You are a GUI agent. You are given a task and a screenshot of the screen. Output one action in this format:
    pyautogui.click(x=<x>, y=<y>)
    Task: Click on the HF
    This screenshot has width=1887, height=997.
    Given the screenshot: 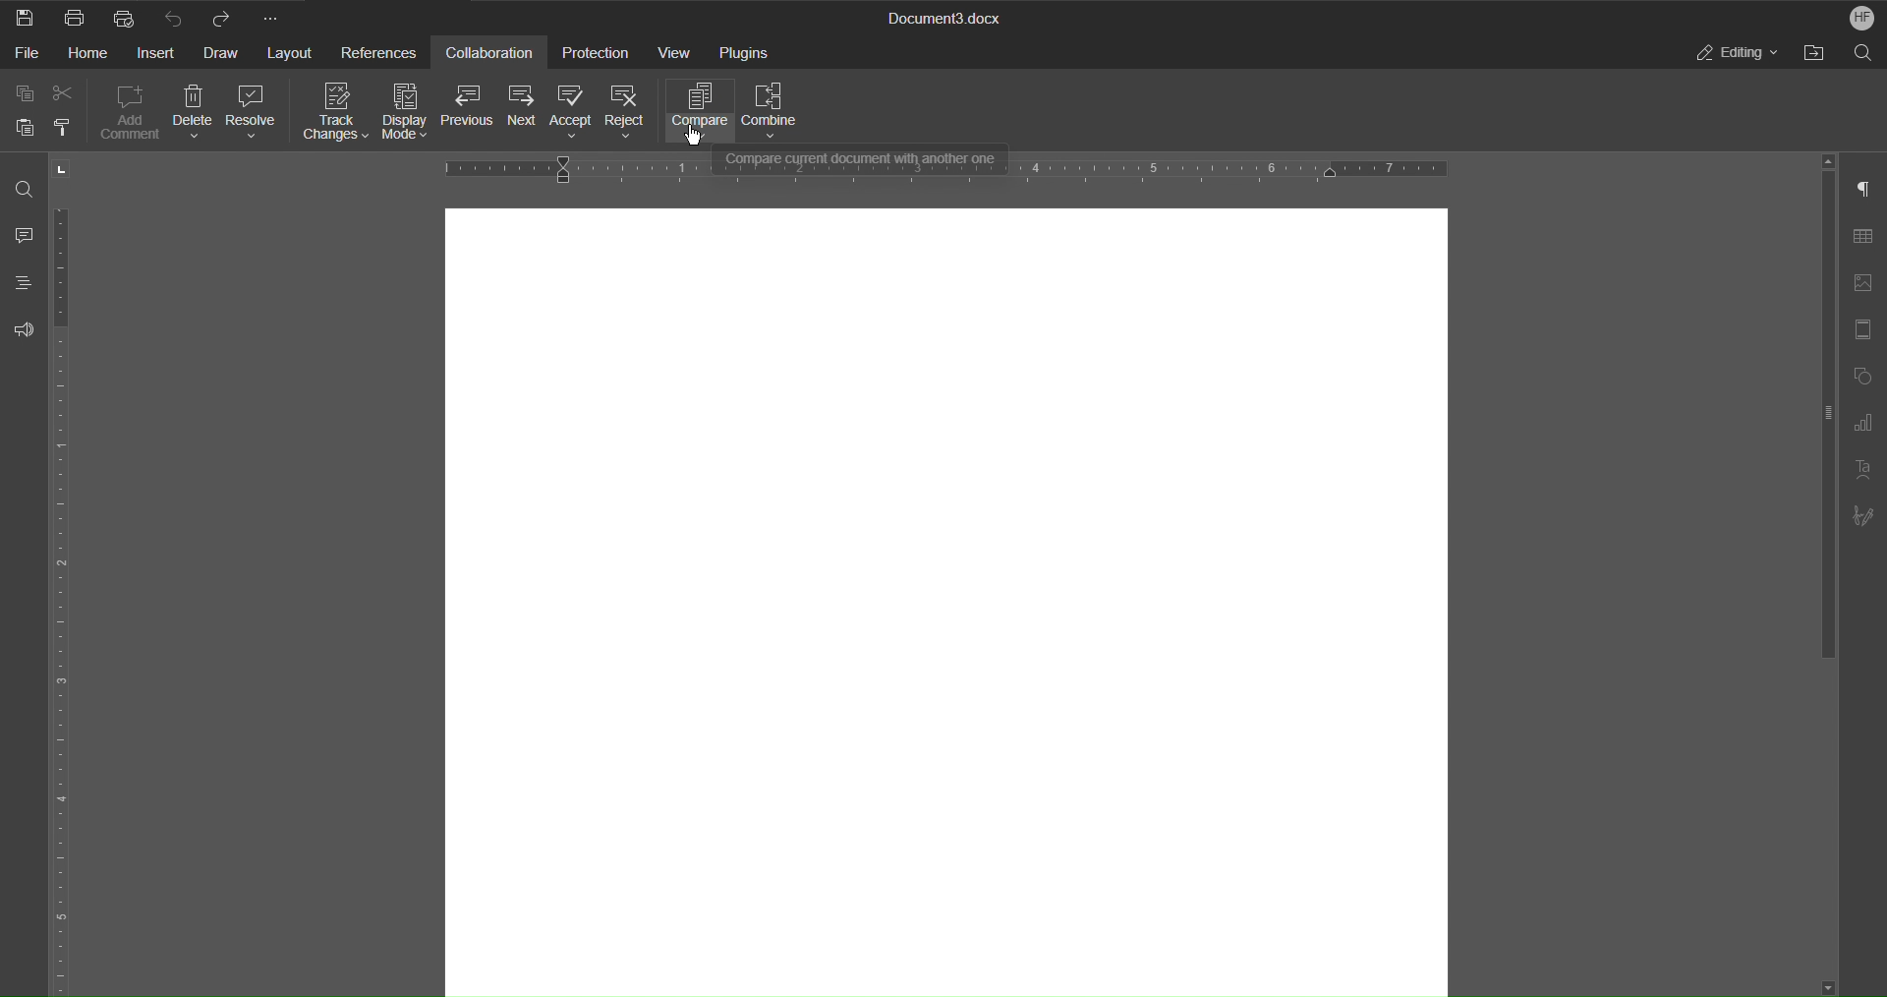 What is the action you would take?
    pyautogui.click(x=1861, y=19)
    